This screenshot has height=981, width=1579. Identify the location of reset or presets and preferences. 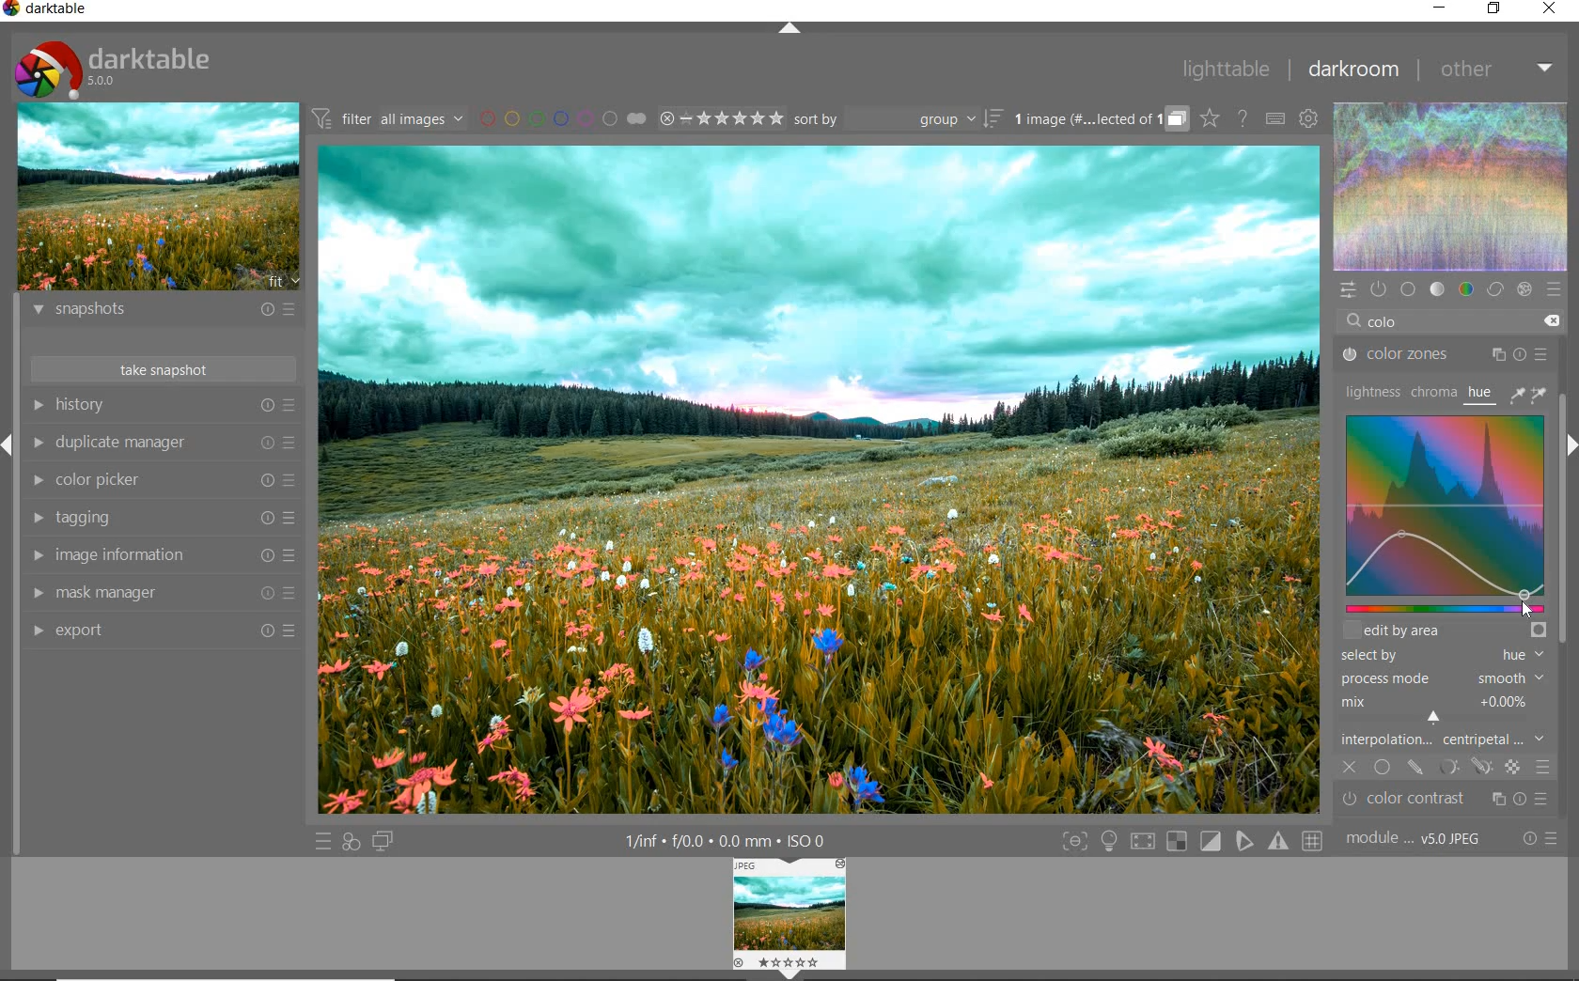
(1541, 839).